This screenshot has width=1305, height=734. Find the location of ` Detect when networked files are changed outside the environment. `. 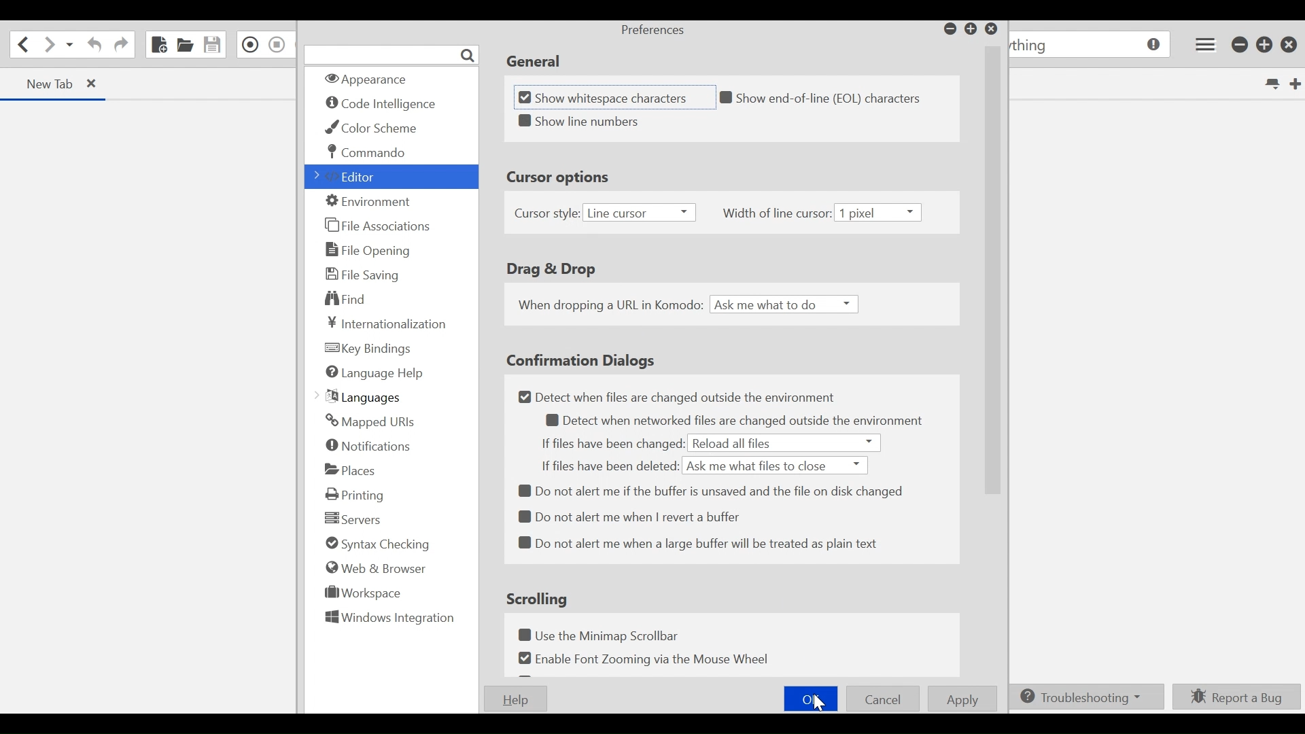

 Detect when networked files are changed outside the environment.  is located at coordinates (729, 421).